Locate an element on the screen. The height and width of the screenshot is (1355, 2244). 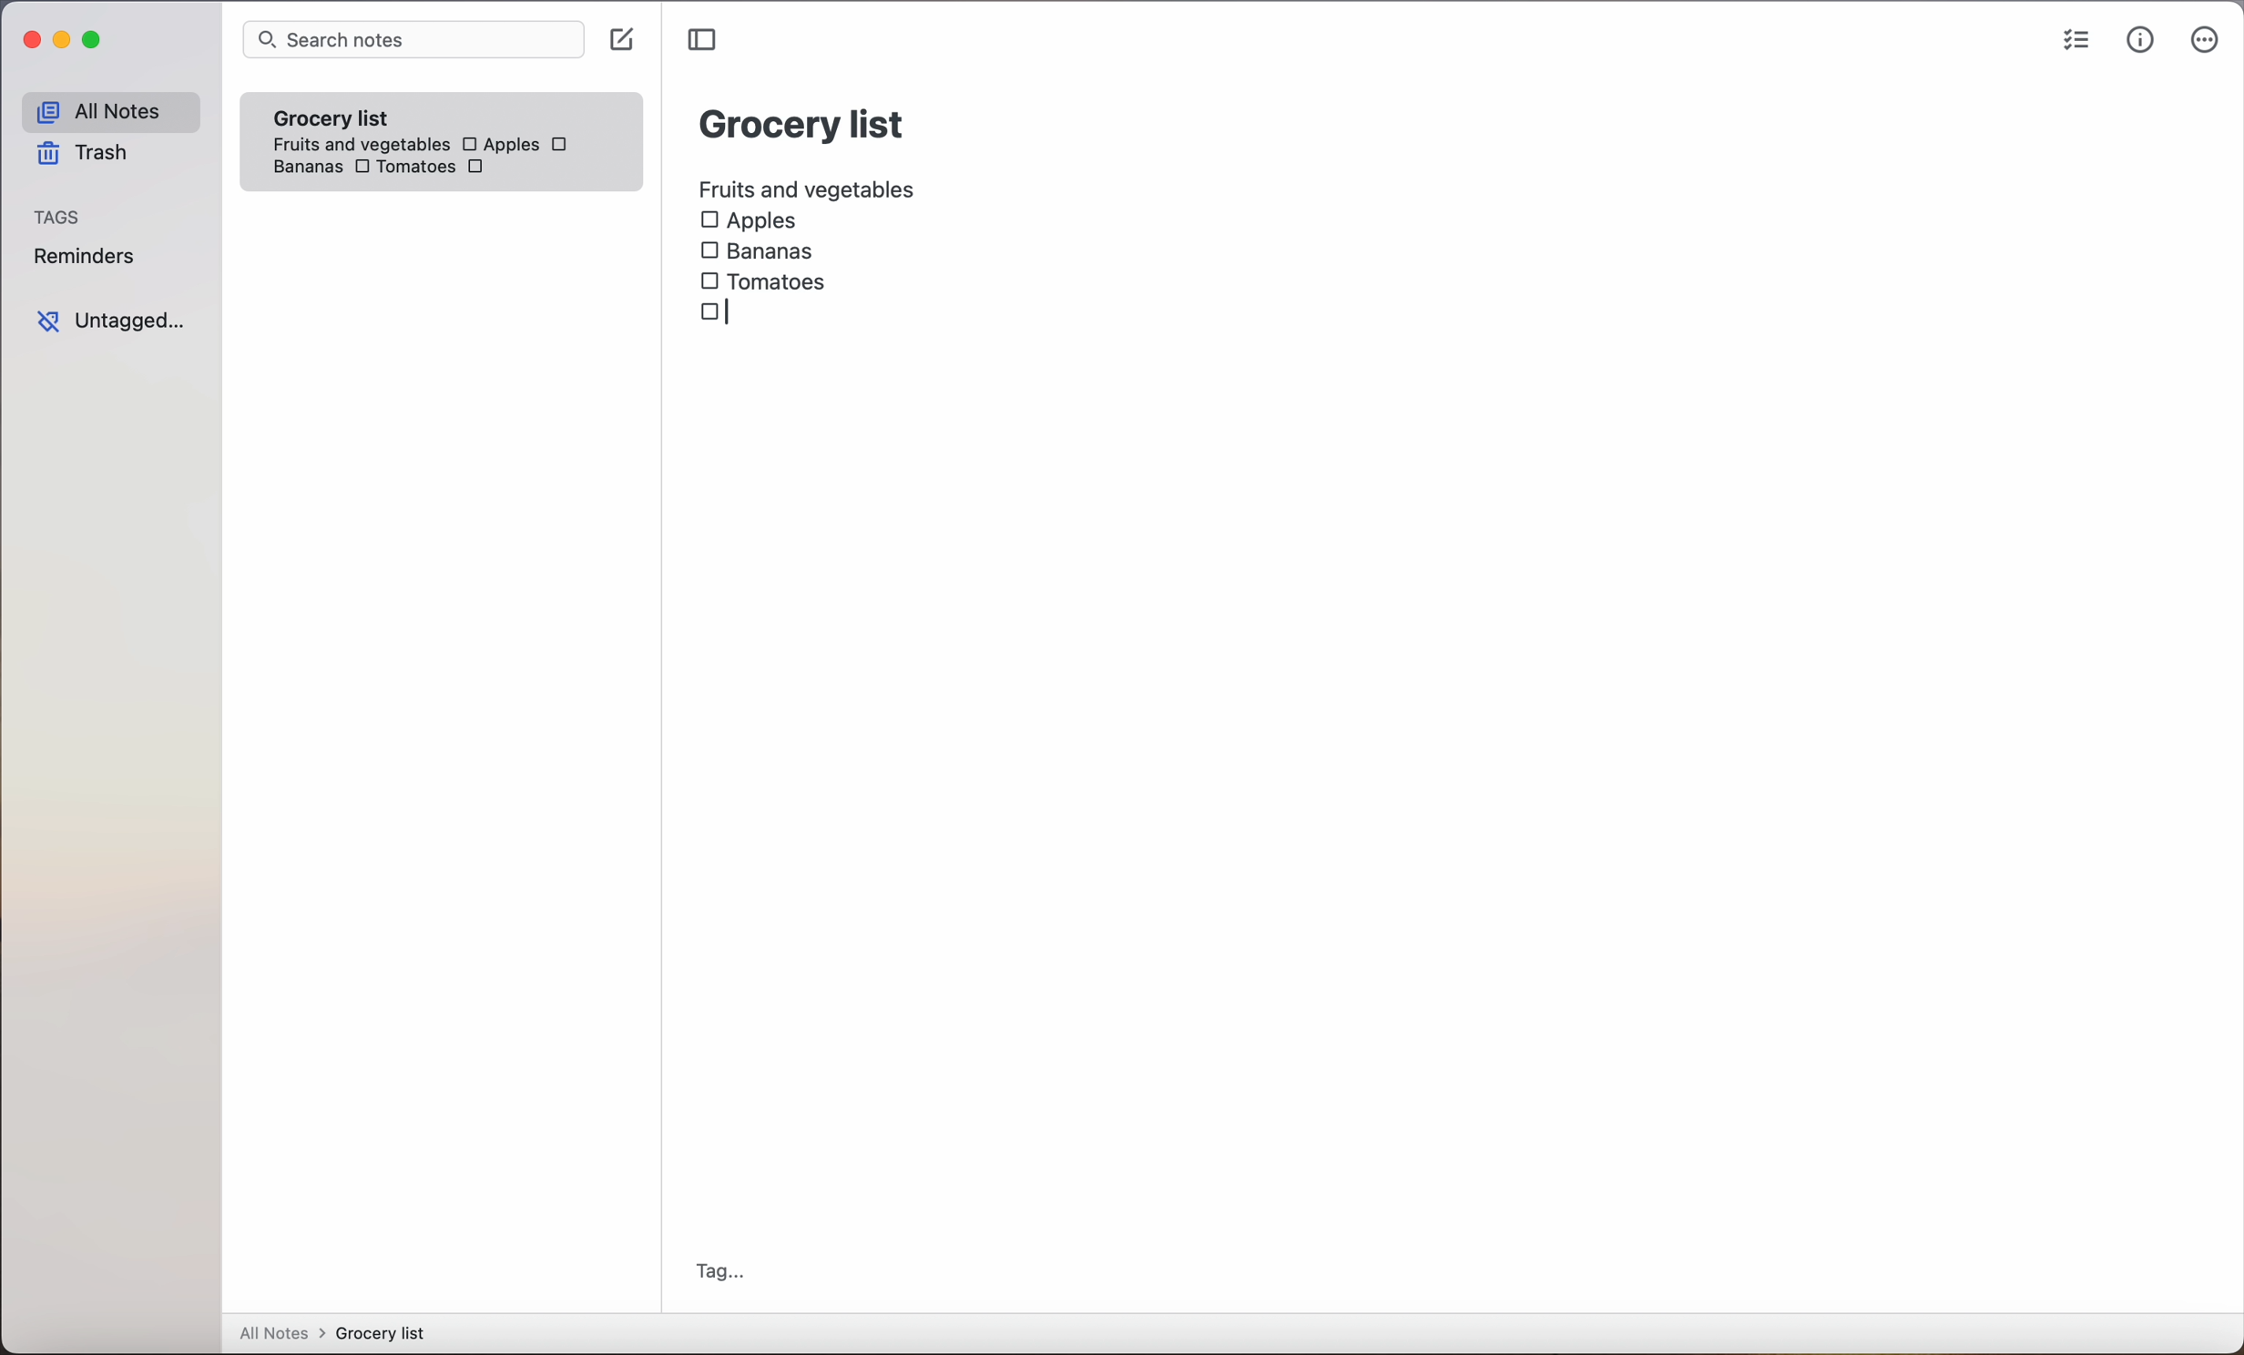
reminders is located at coordinates (83, 260).